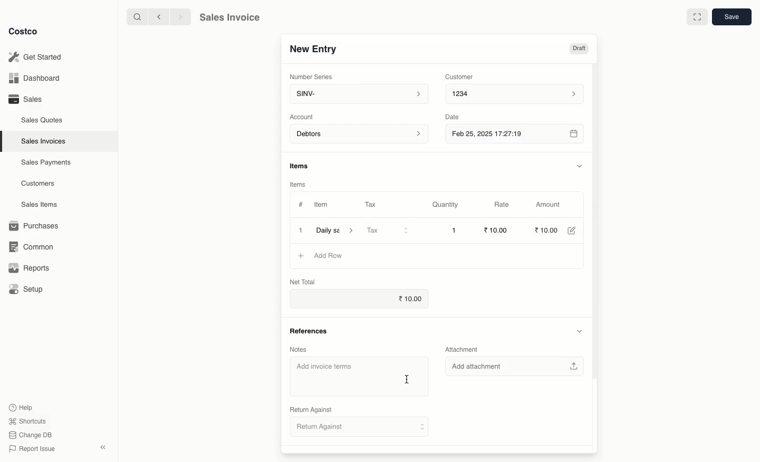  What do you see at coordinates (448, 205) in the screenshot?
I see `Quantity` at bounding box center [448, 205].